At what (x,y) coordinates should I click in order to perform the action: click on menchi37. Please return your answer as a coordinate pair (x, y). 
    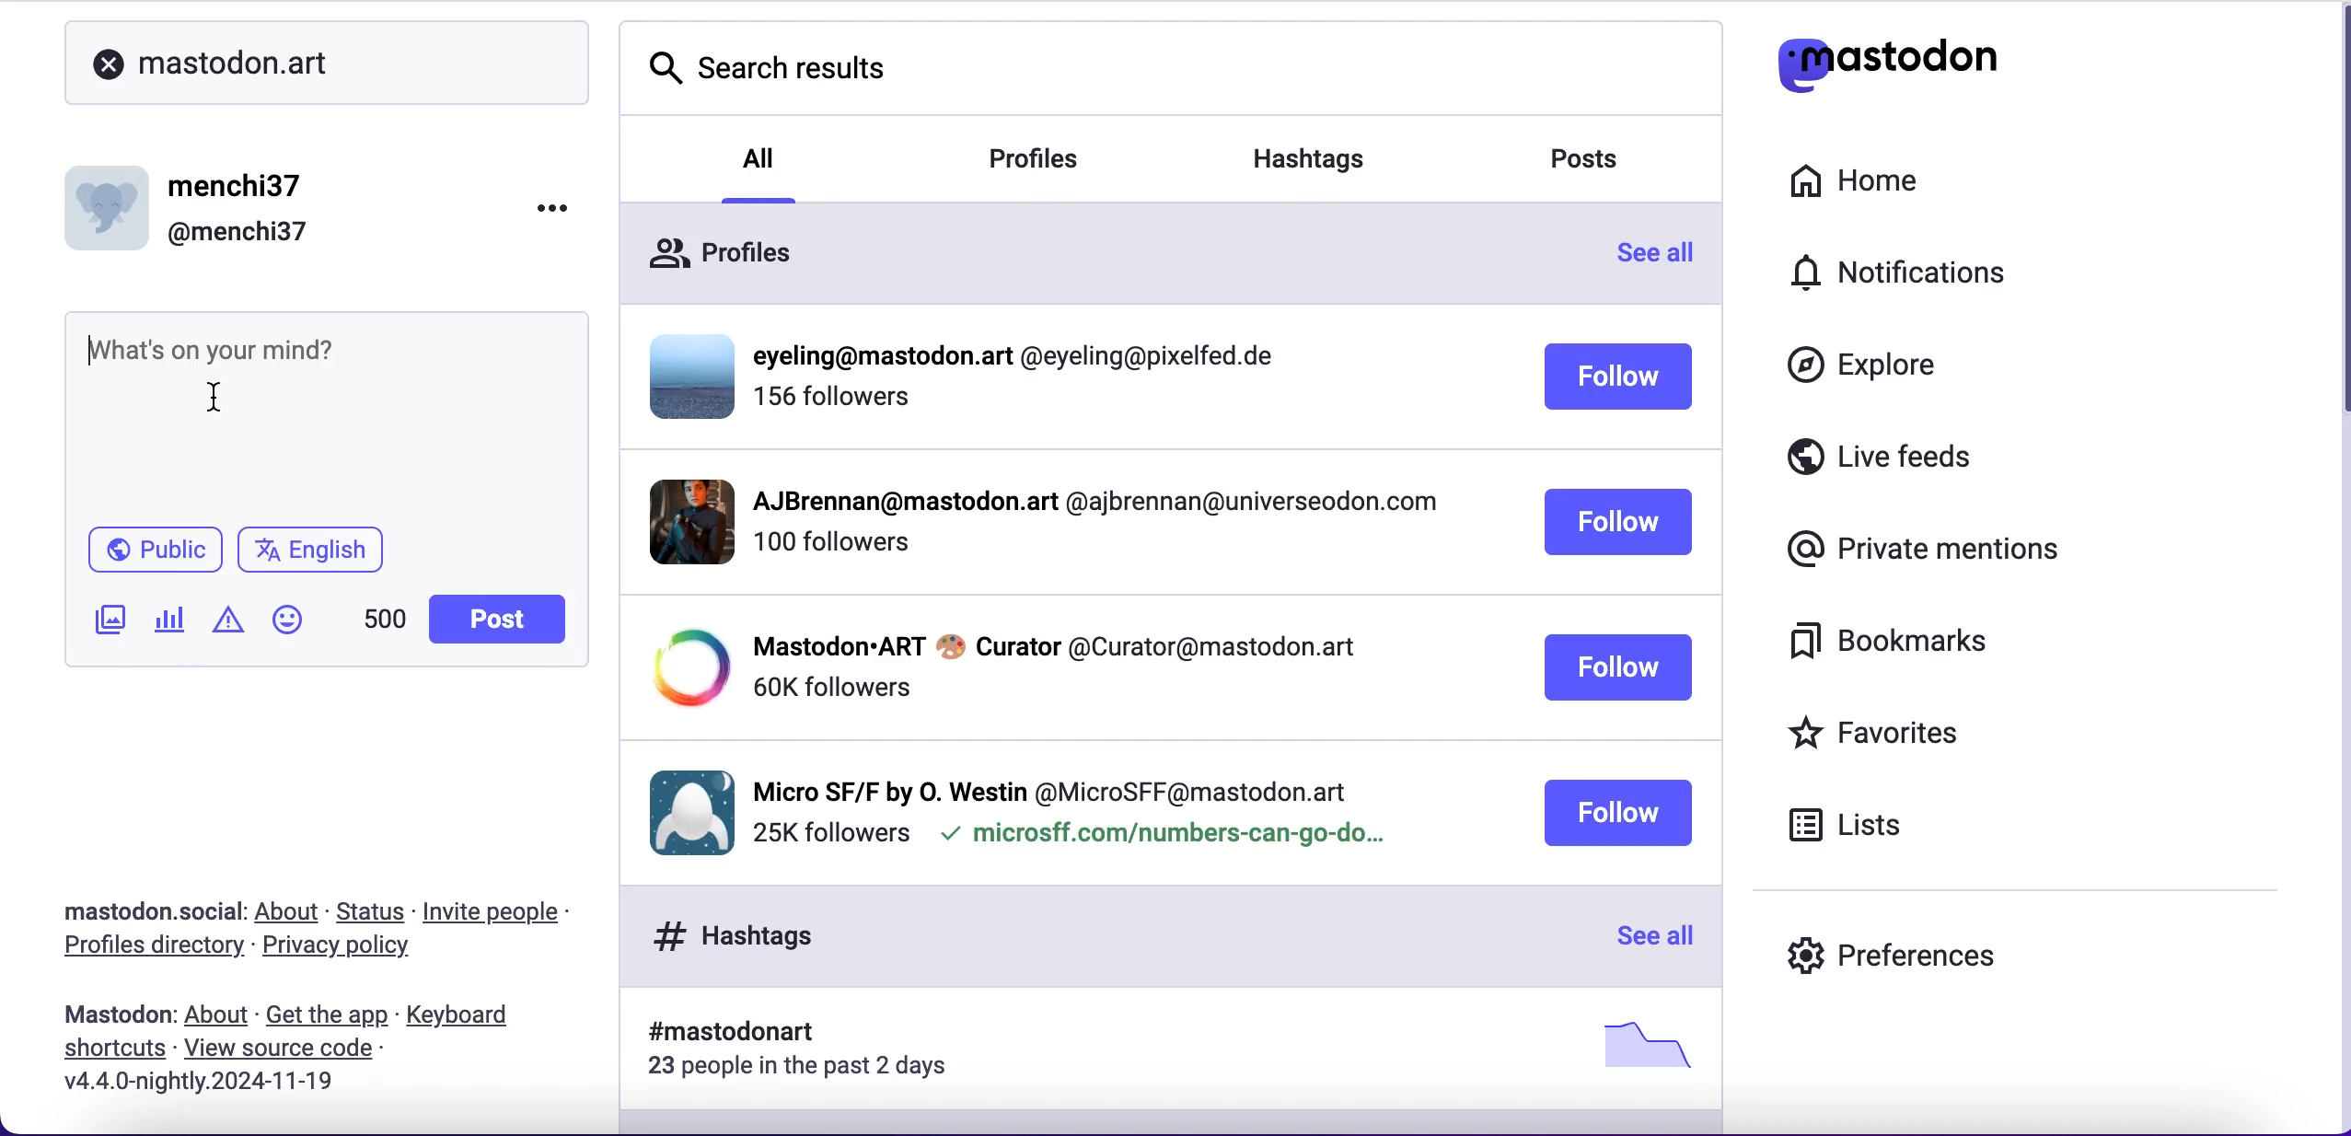
    Looking at the image, I should click on (238, 187).